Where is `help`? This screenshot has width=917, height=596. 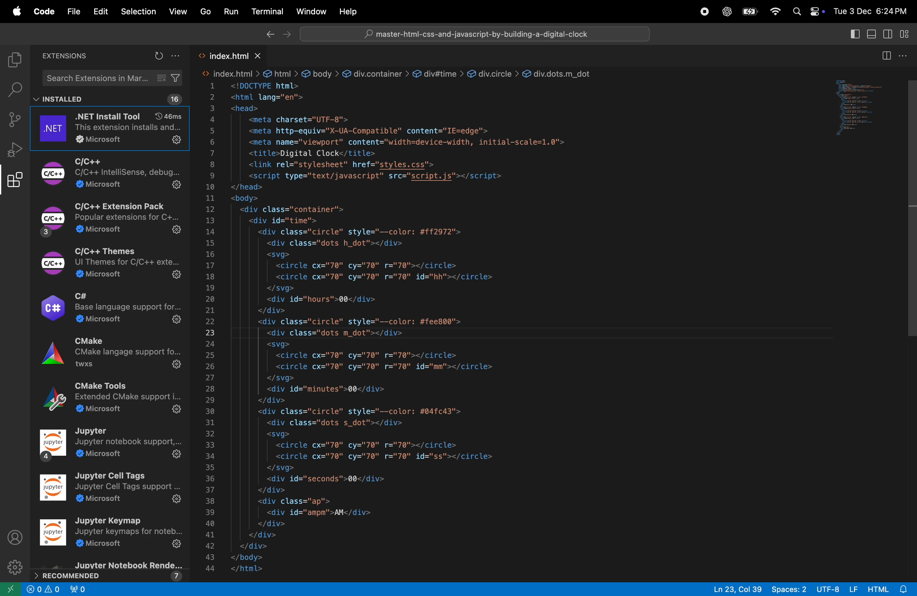 help is located at coordinates (351, 12).